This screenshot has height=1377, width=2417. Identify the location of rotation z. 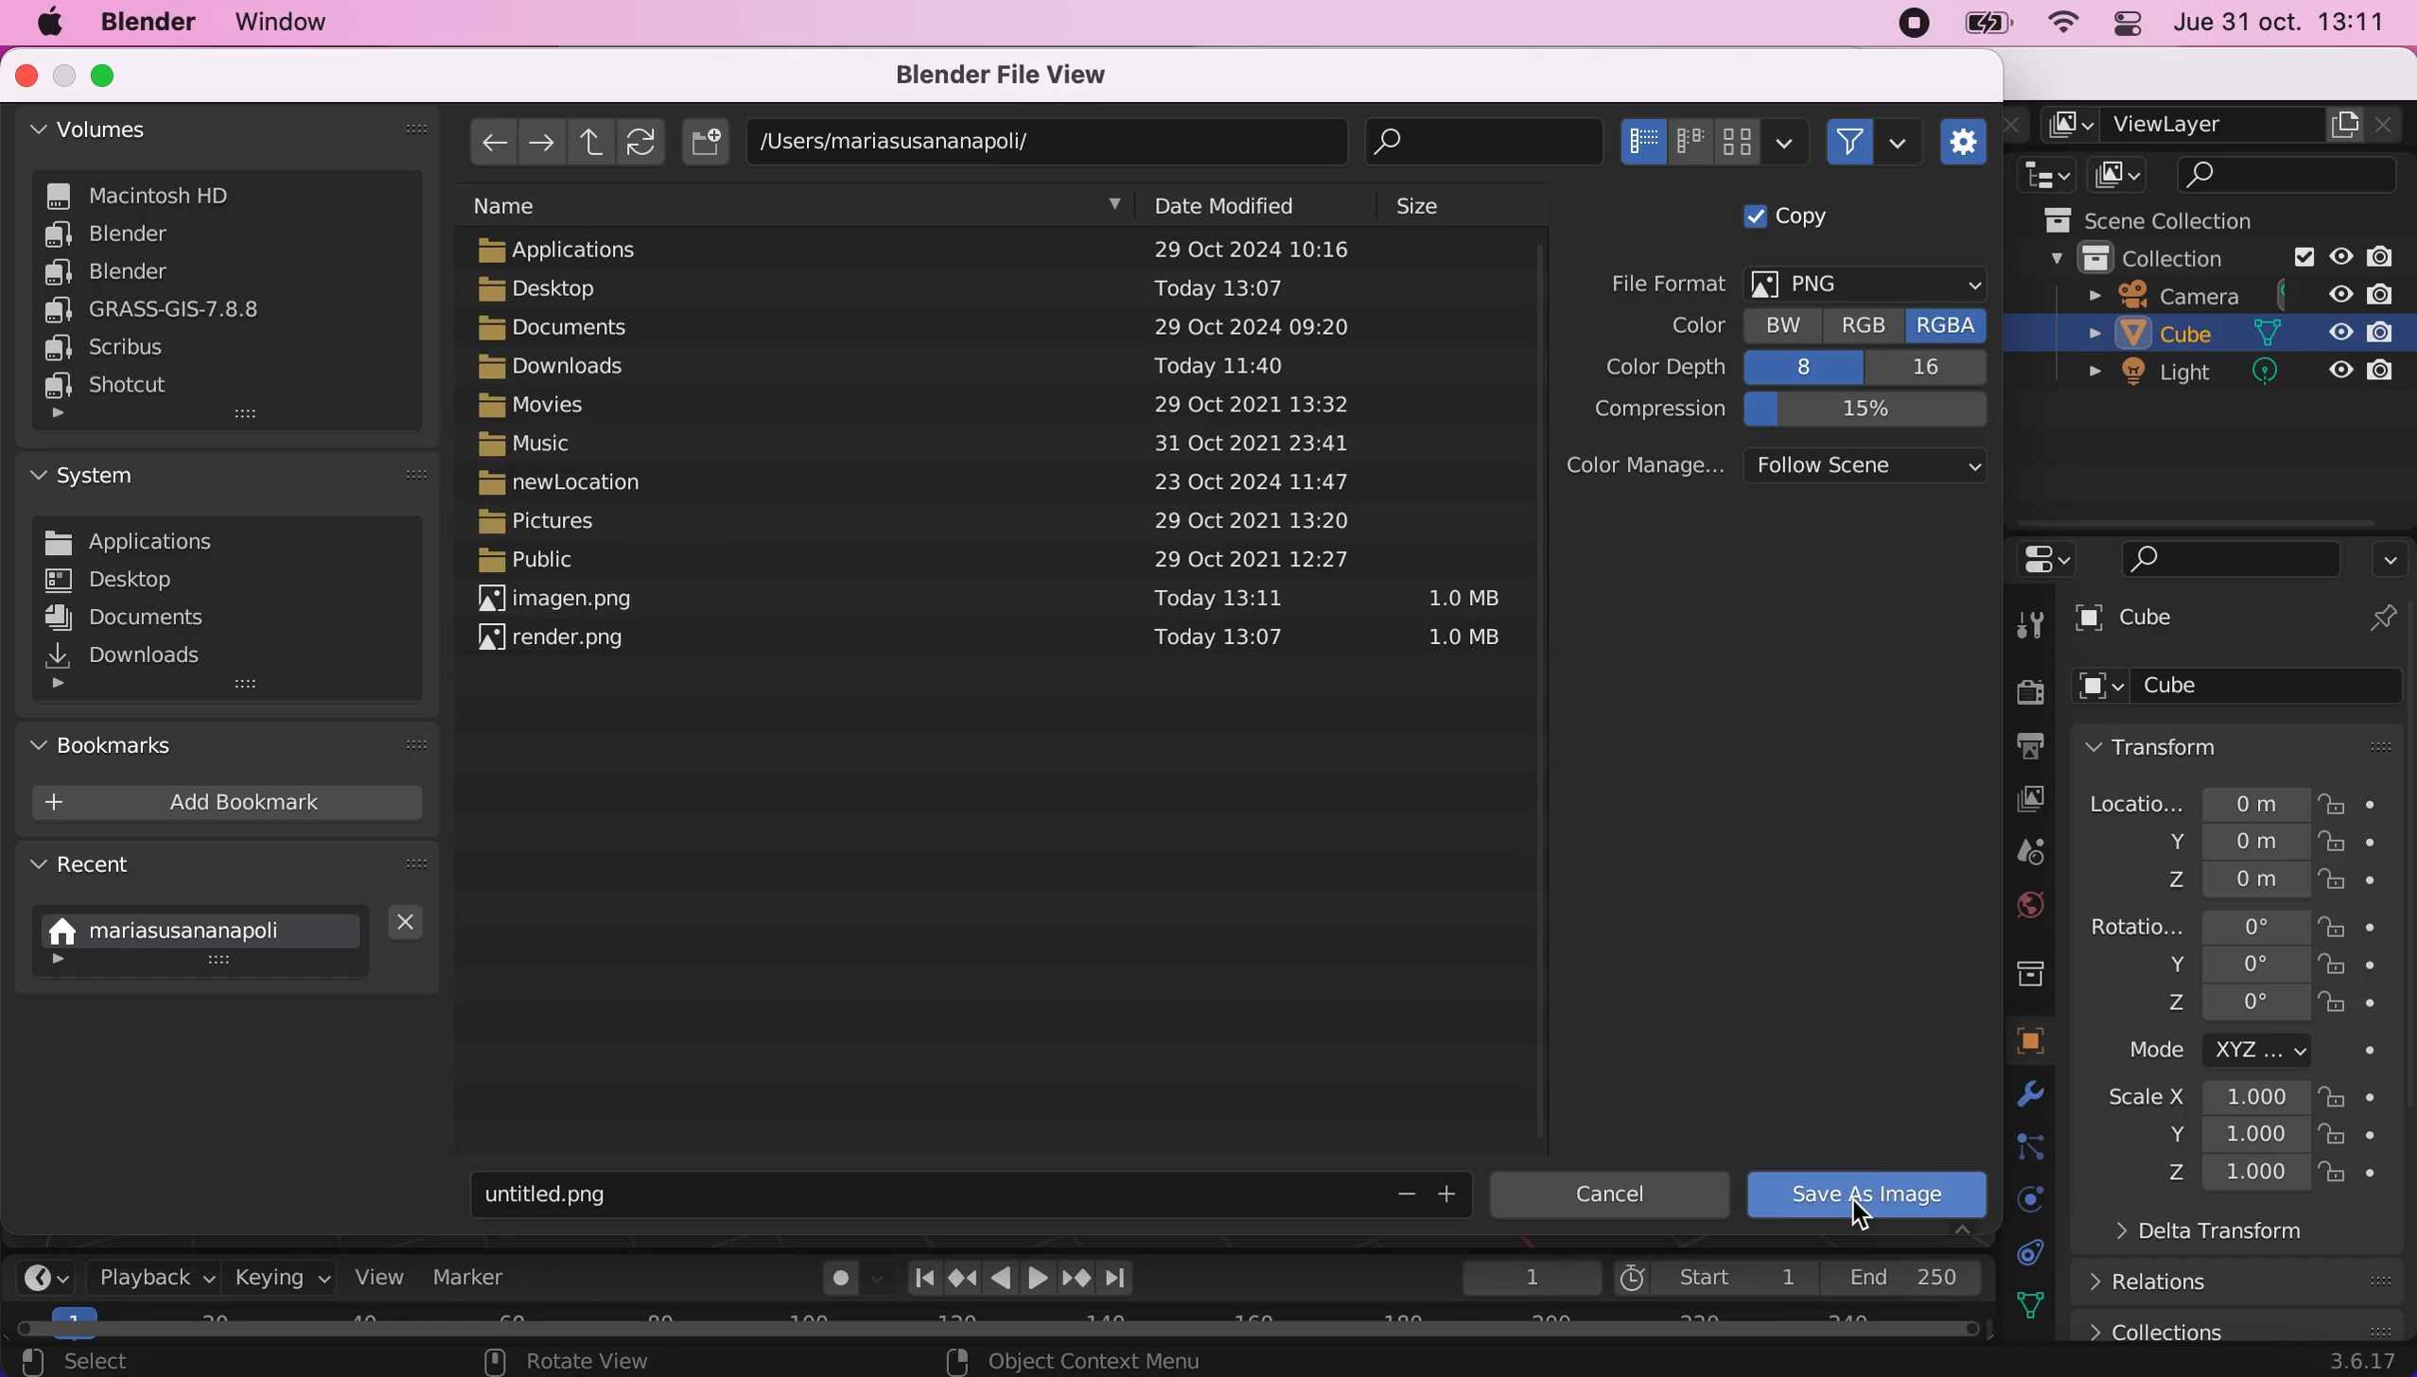
(2189, 1010).